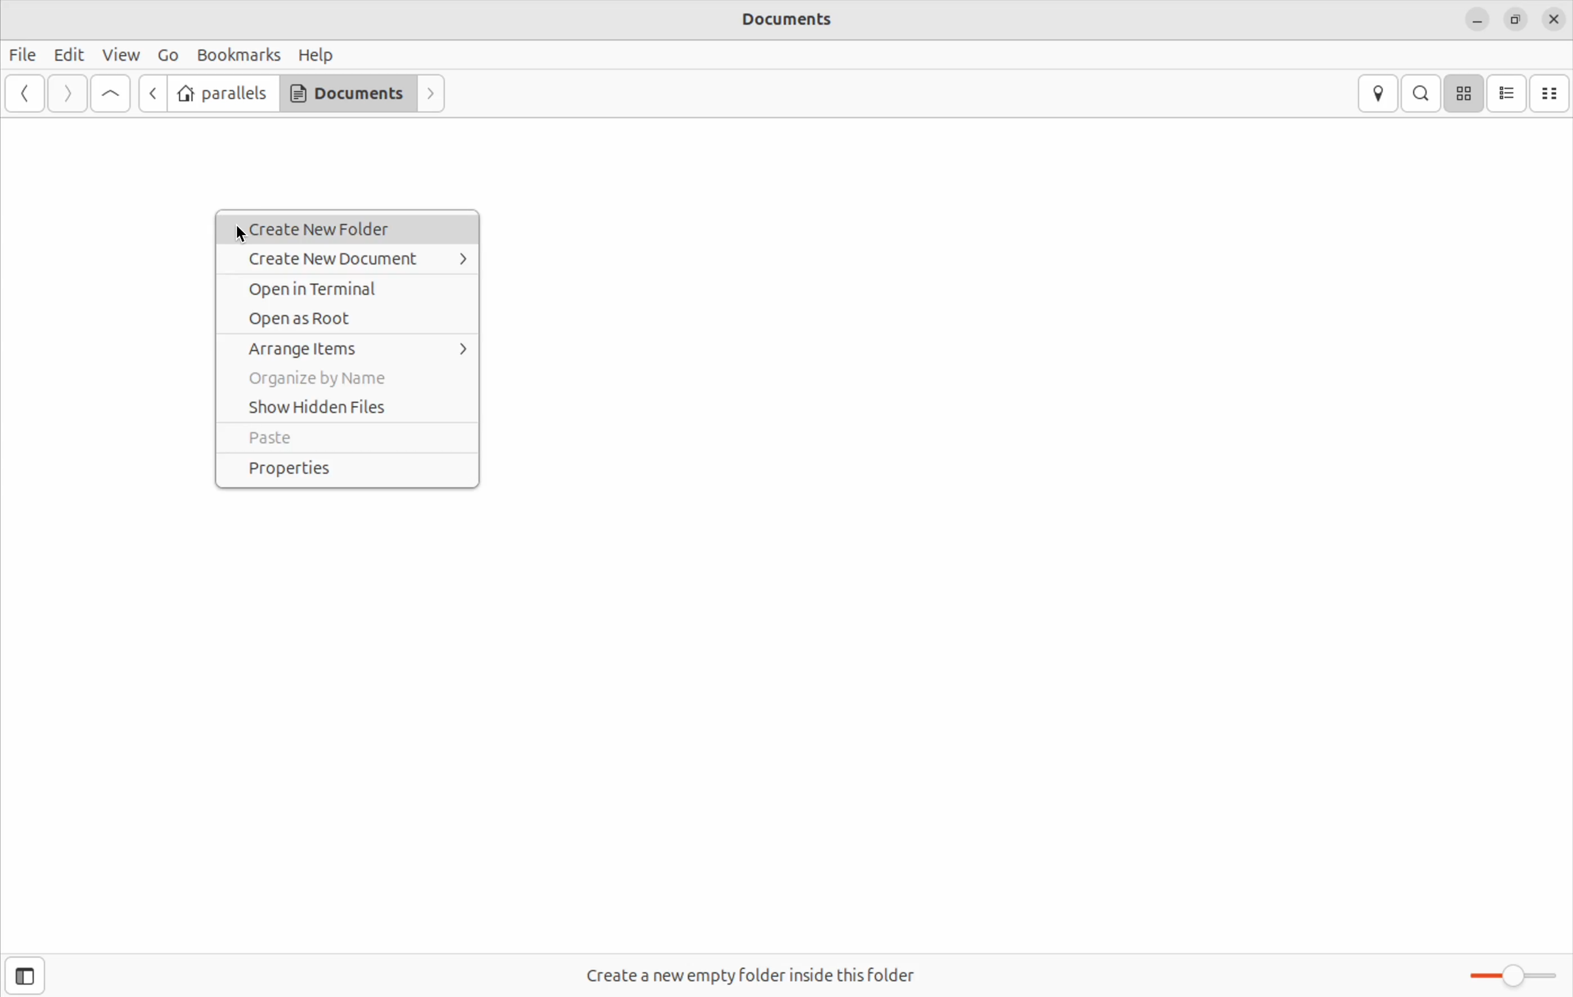 This screenshot has width=1573, height=997. Describe the element at coordinates (238, 230) in the screenshot. I see `Curosr` at that location.